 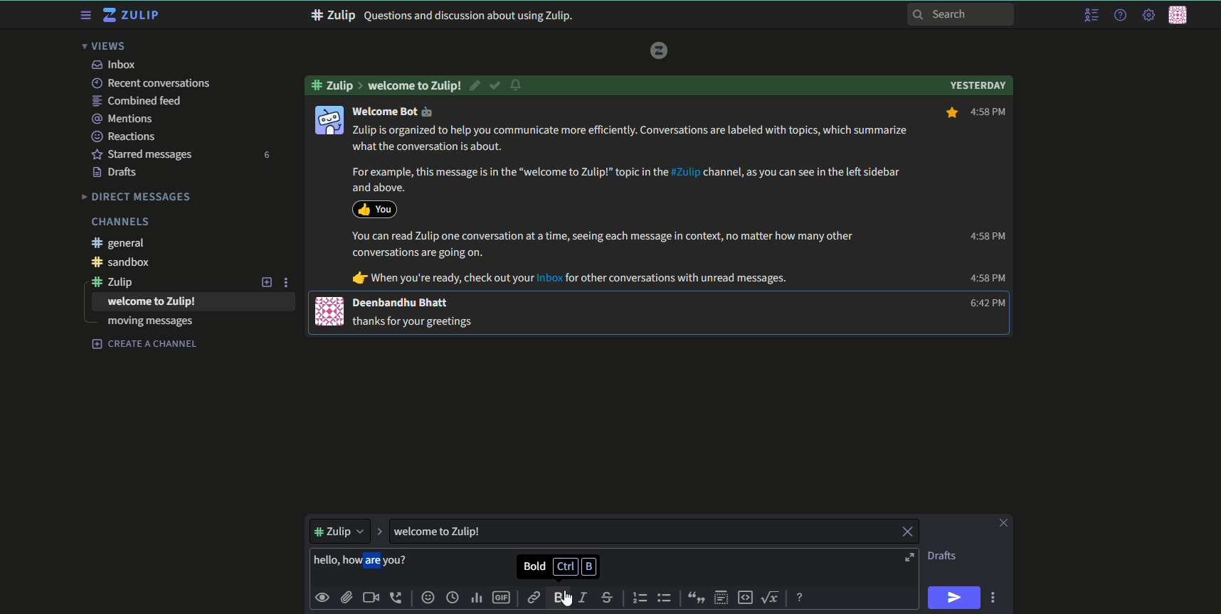 What do you see at coordinates (633, 140) in the screenshot?
I see ` Zulip is organized to help you communicate more efficiently. Conversations are labeled with topics, which summarize what the conversation is about.` at bounding box center [633, 140].